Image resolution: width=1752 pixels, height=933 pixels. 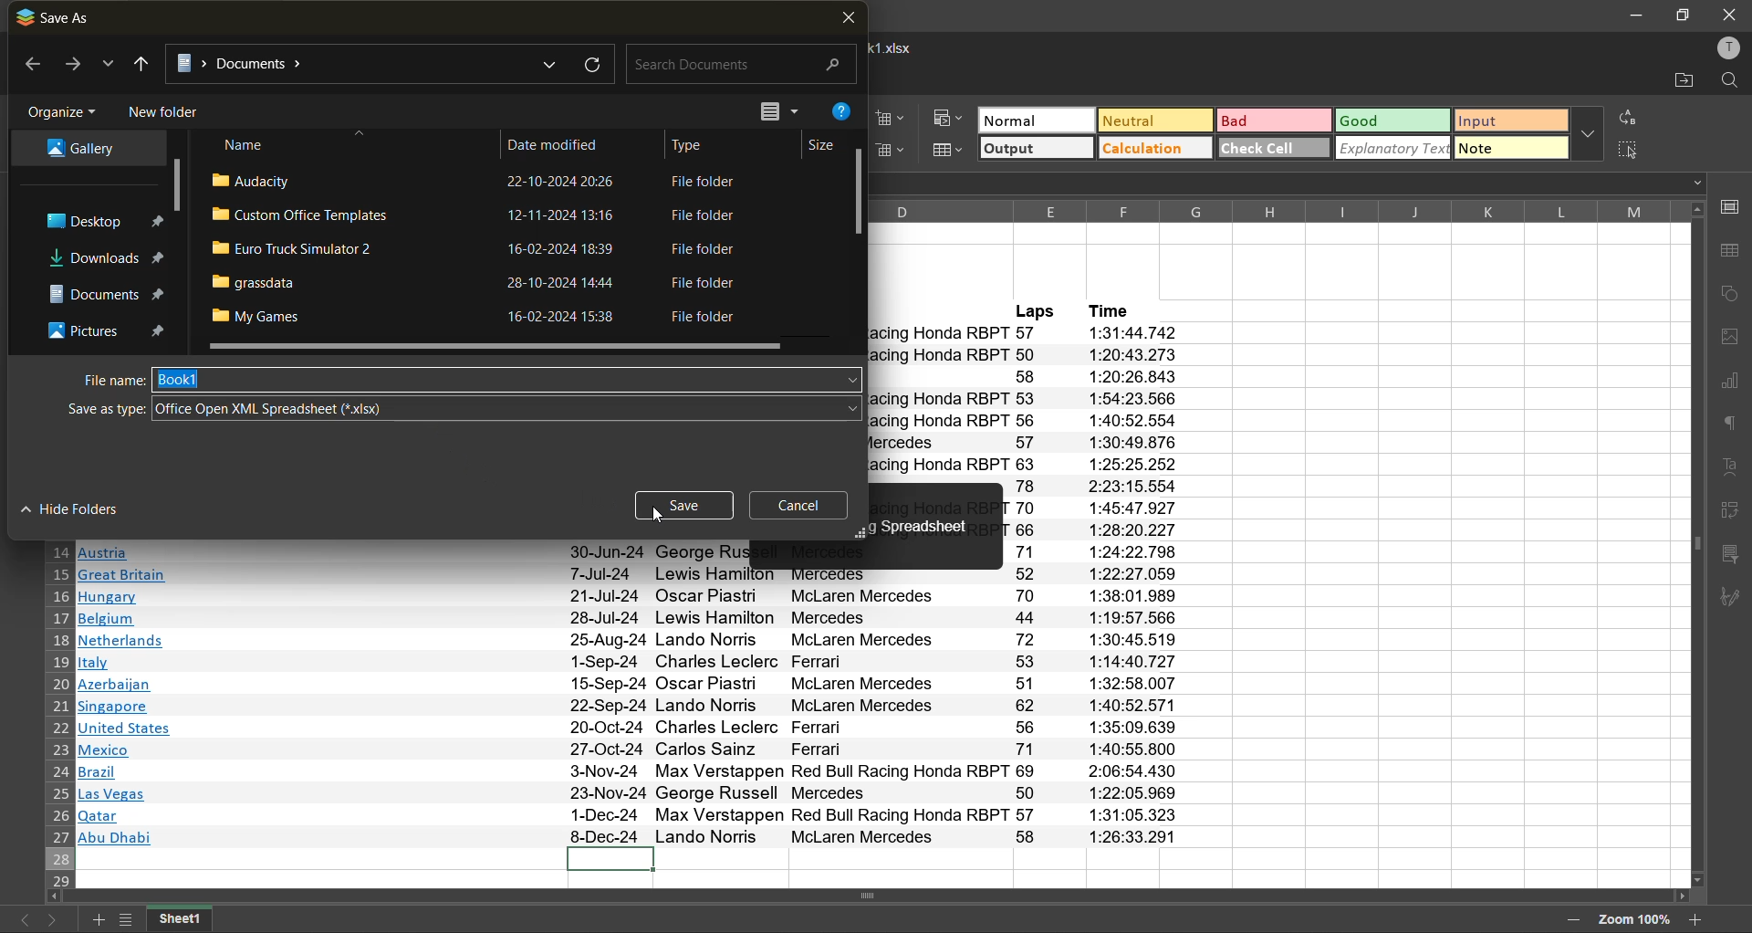 What do you see at coordinates (711, 182) in the screenshot?
I see `file folder` at bounding box center [711, 182].